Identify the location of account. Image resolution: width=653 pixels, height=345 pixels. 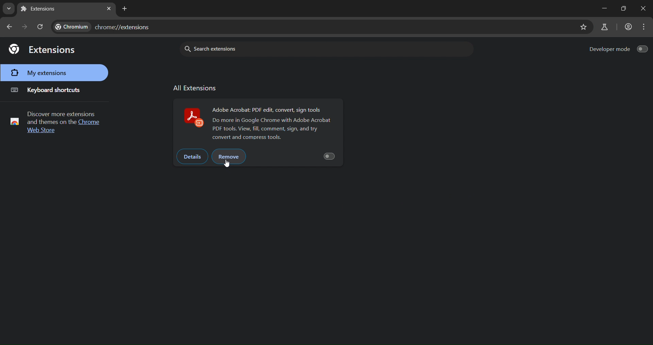
(628, 26).